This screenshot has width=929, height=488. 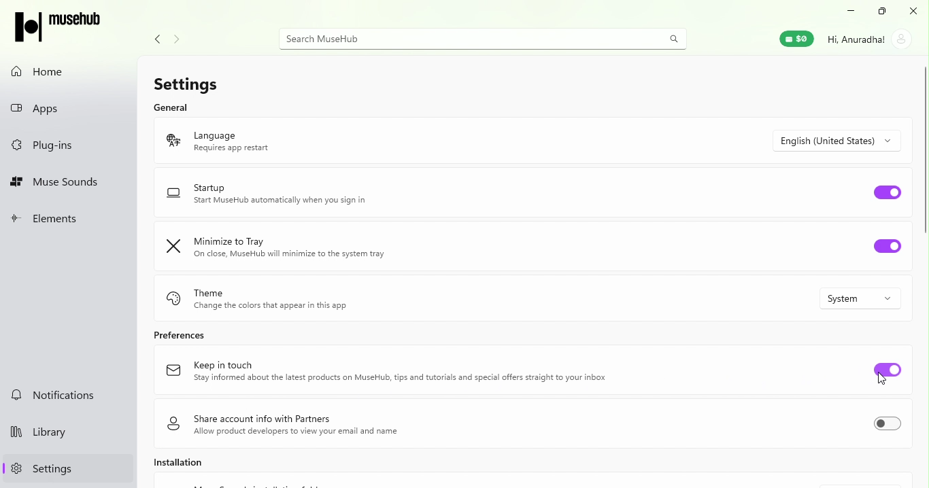 I want to click on Language, so click(x=345, y=140).